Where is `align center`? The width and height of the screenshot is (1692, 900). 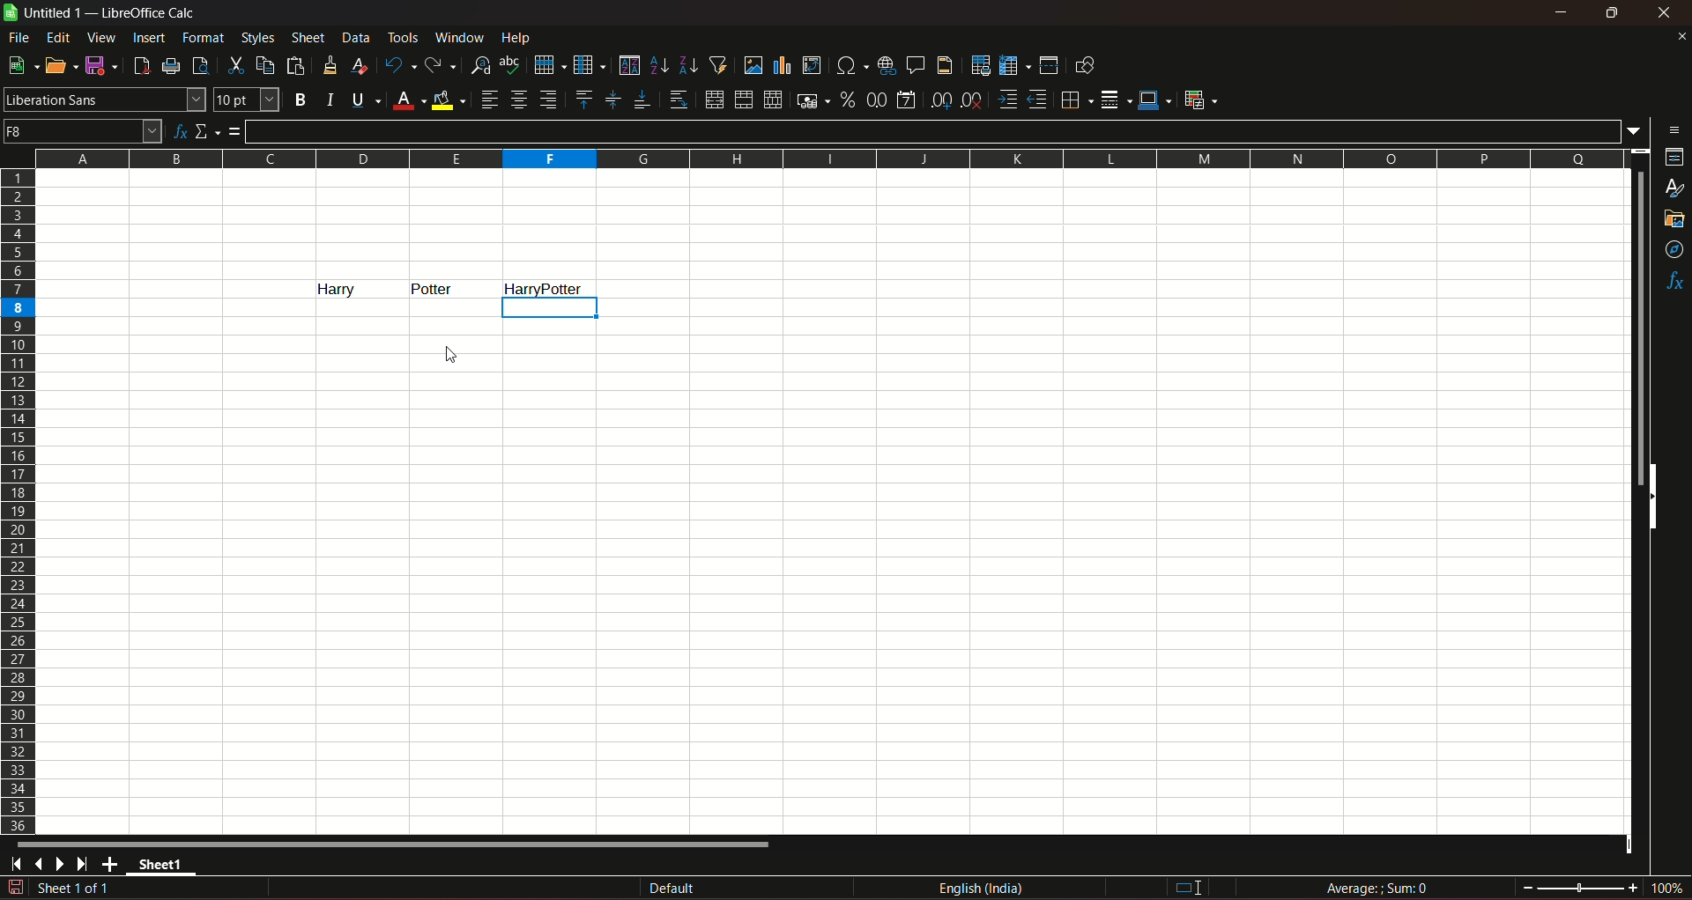 align center is located at coordinates (519, 100).